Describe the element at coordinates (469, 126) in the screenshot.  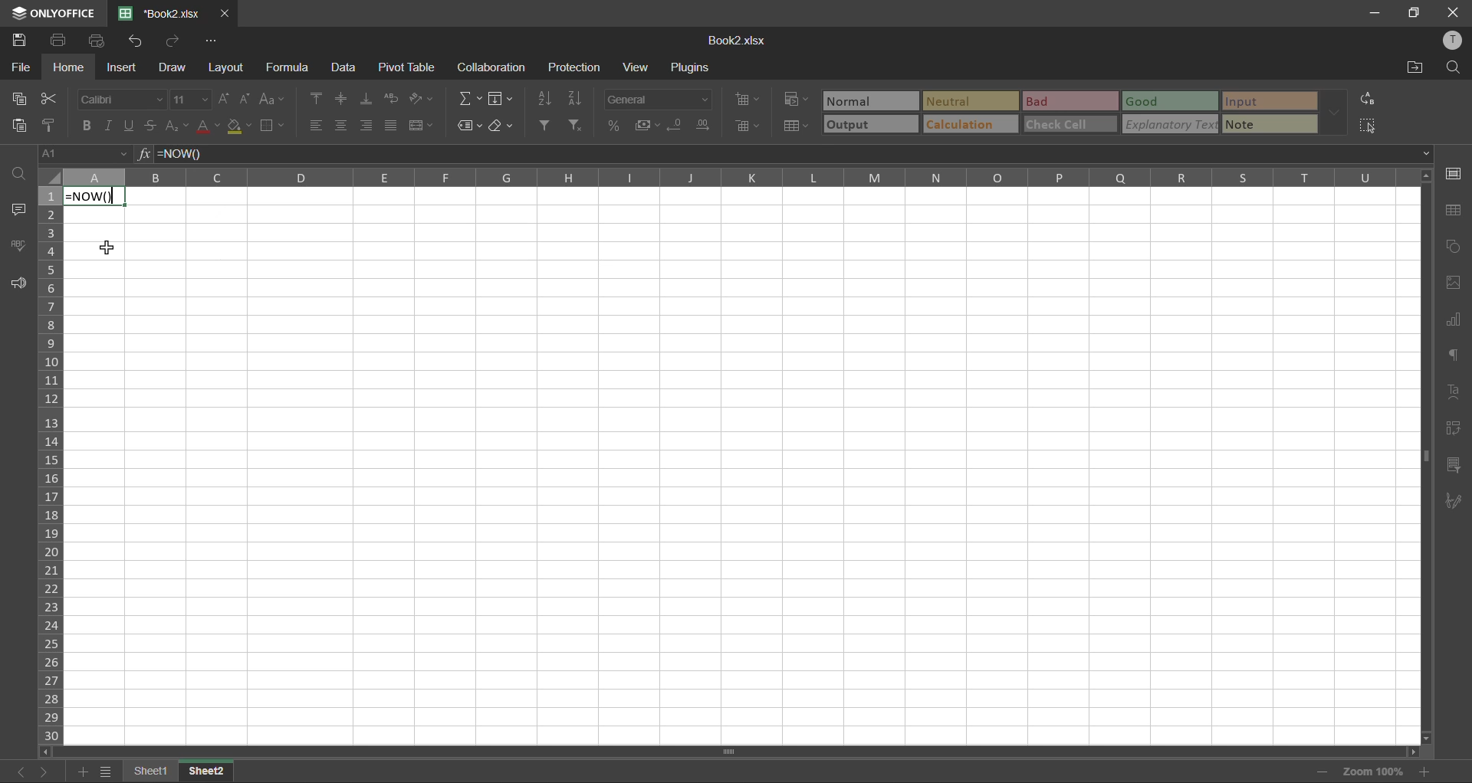
I see `named ranges` at that location.